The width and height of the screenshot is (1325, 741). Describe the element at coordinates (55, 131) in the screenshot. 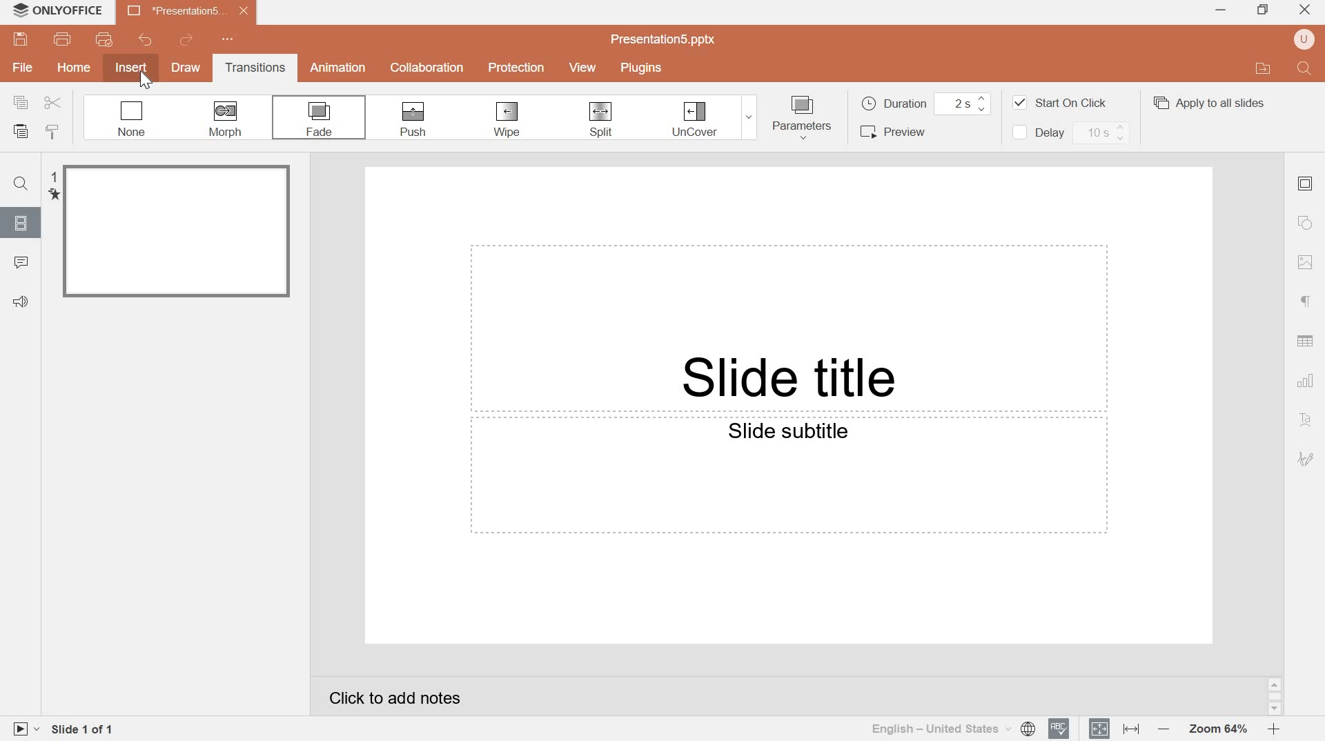

I see `copy style` at that location.